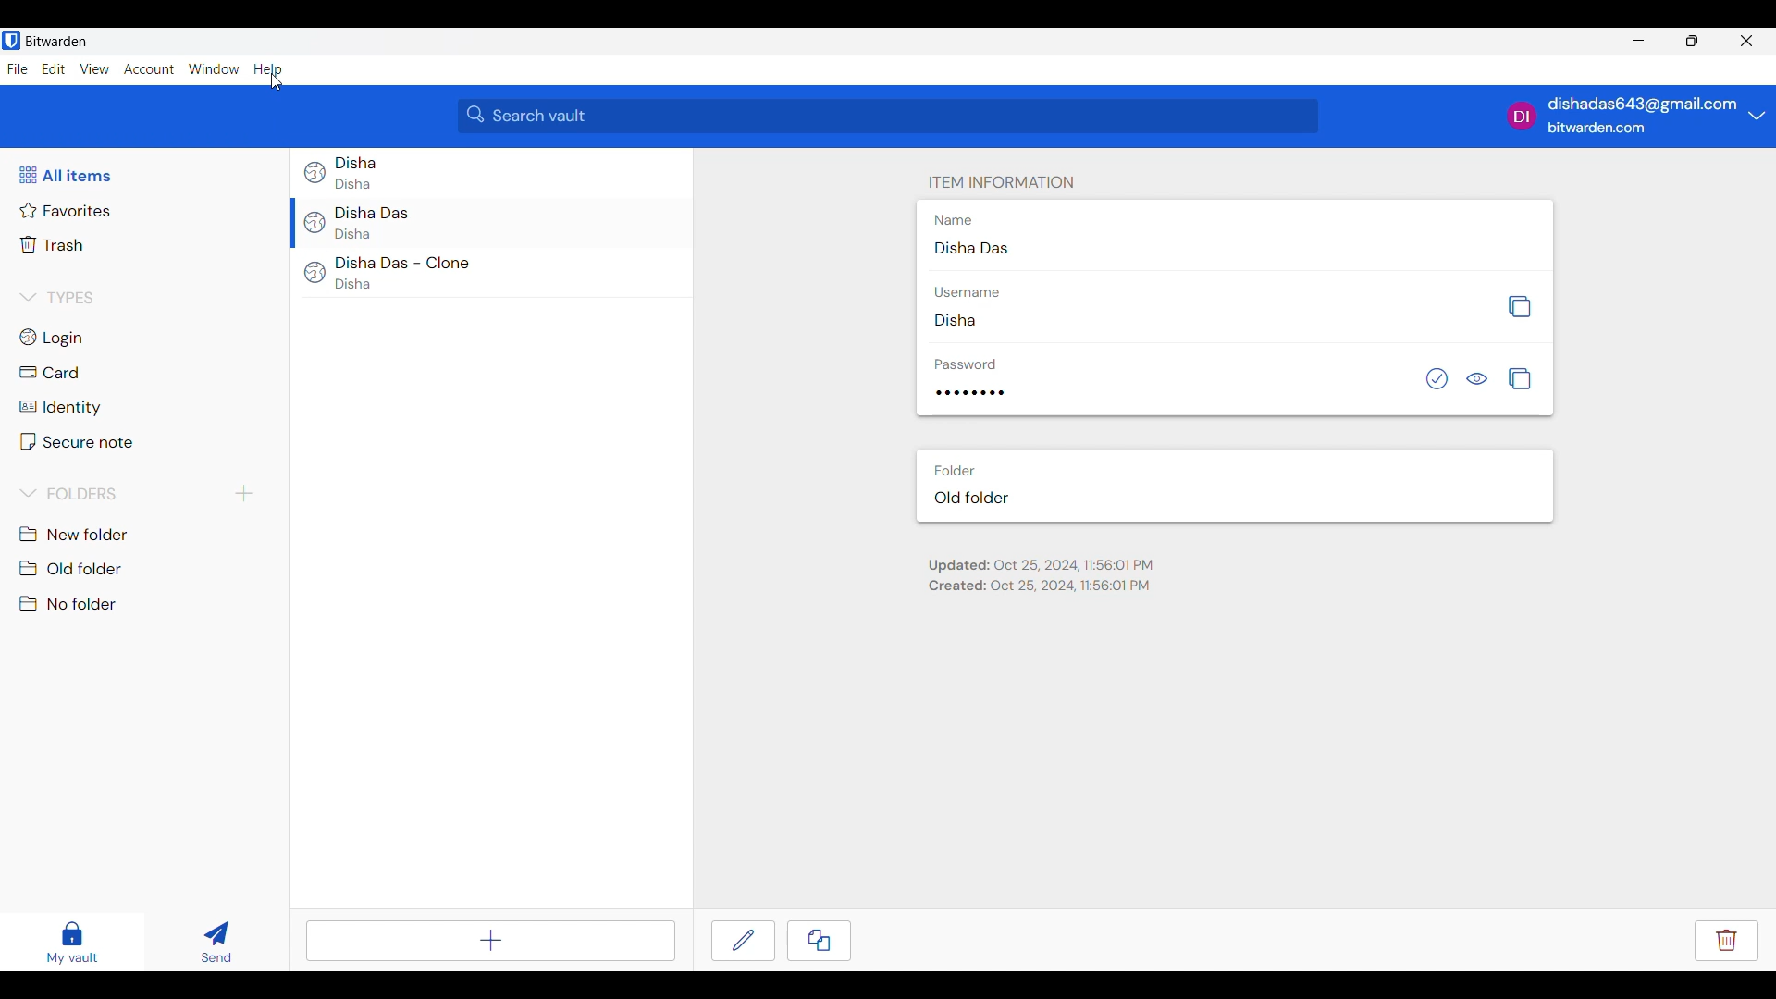 This screenshot has width=1776, height=999. I want to click on File menu, so click(18, 69).